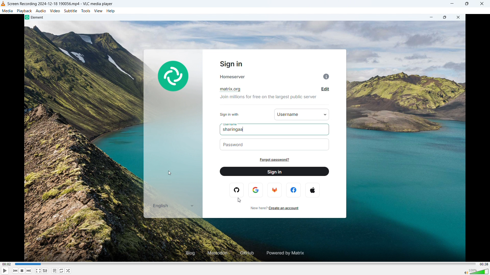 The width and height of the screenshot is (490, 275). Describe the element at coordinates (484, 264) in the screenshot. I see `video duration` at that location.